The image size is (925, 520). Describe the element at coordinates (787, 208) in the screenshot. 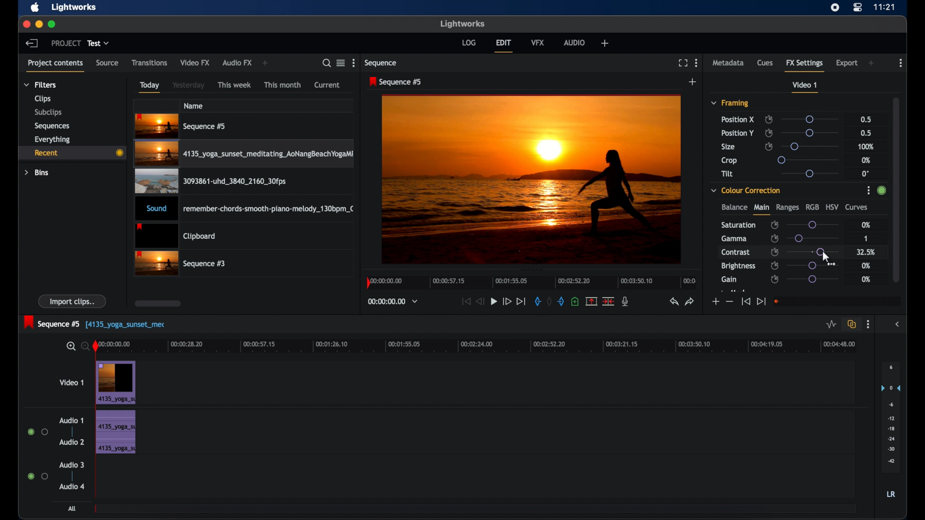

I see `ranges` at that location.